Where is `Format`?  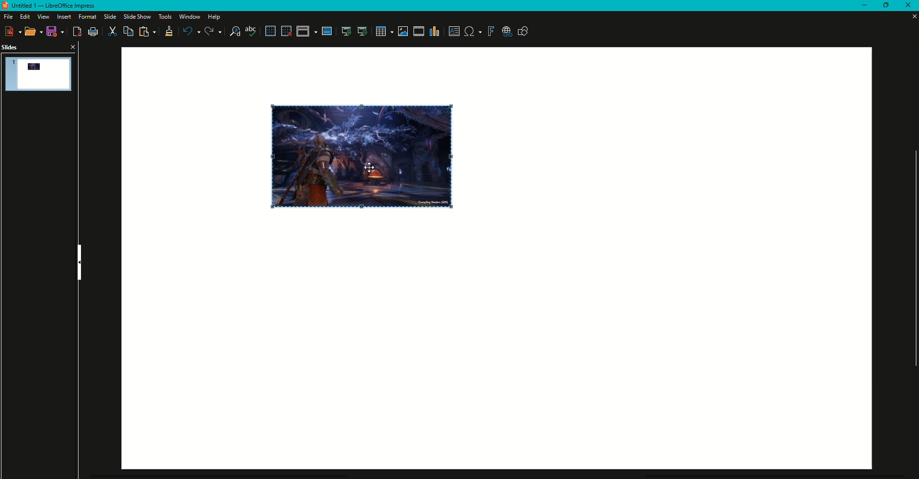
Format is located at coordinates (86, 17).